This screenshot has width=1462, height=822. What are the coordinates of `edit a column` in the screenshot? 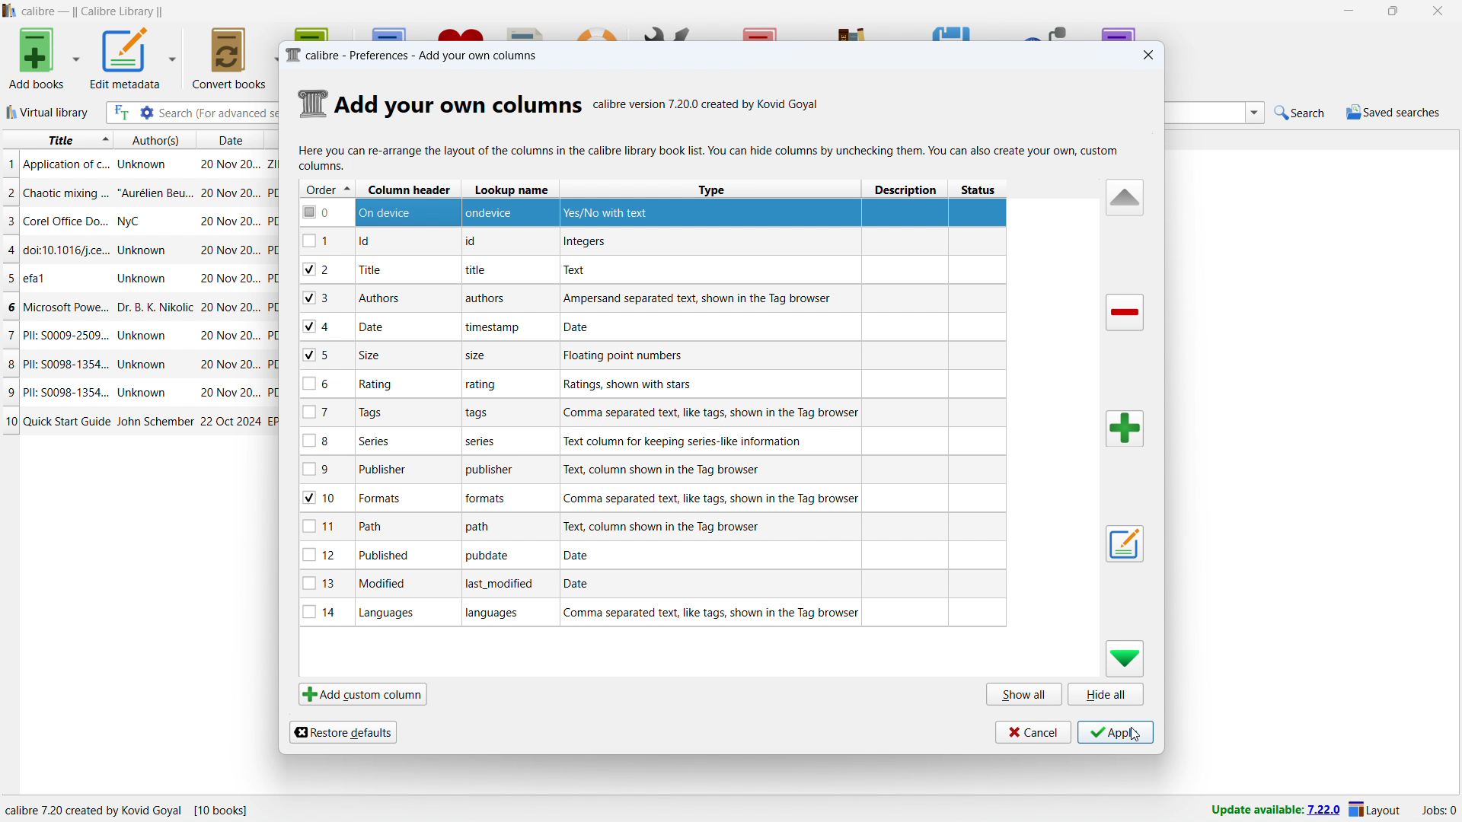 It's located at (1124, 543).